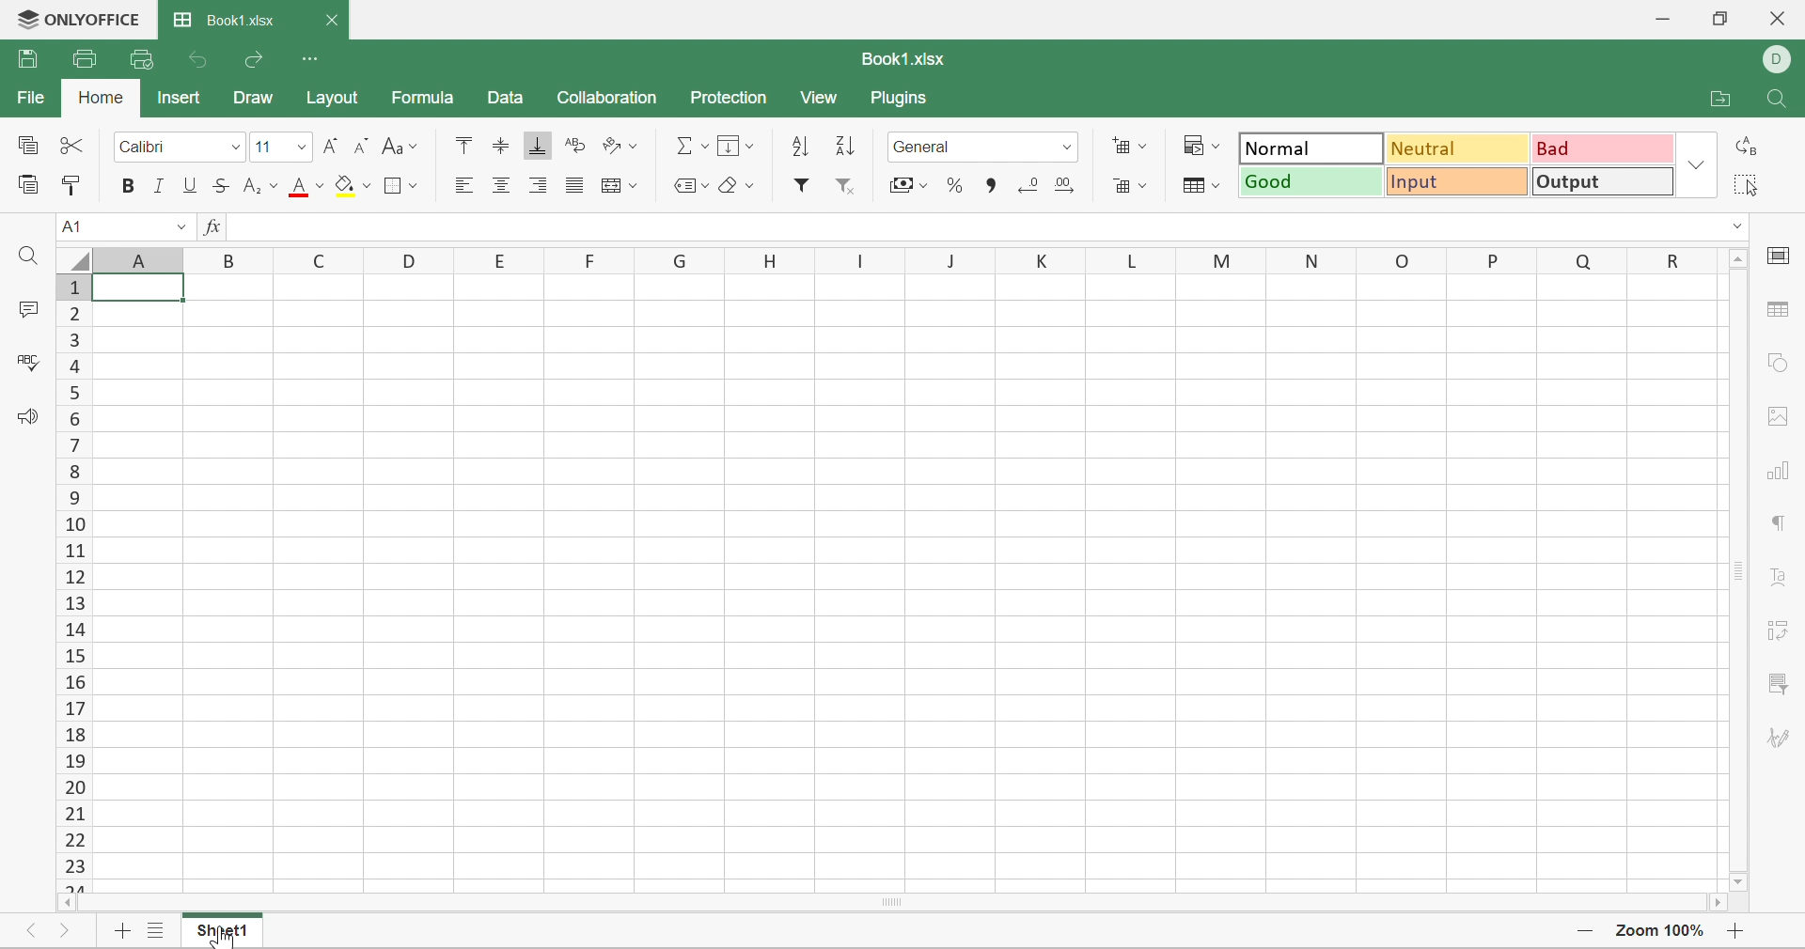 Image resolution: width=1805 pixels, height=949 pixels. Describe the element at coordinates (77, 604) in the screenshot. I see `13` at that location.